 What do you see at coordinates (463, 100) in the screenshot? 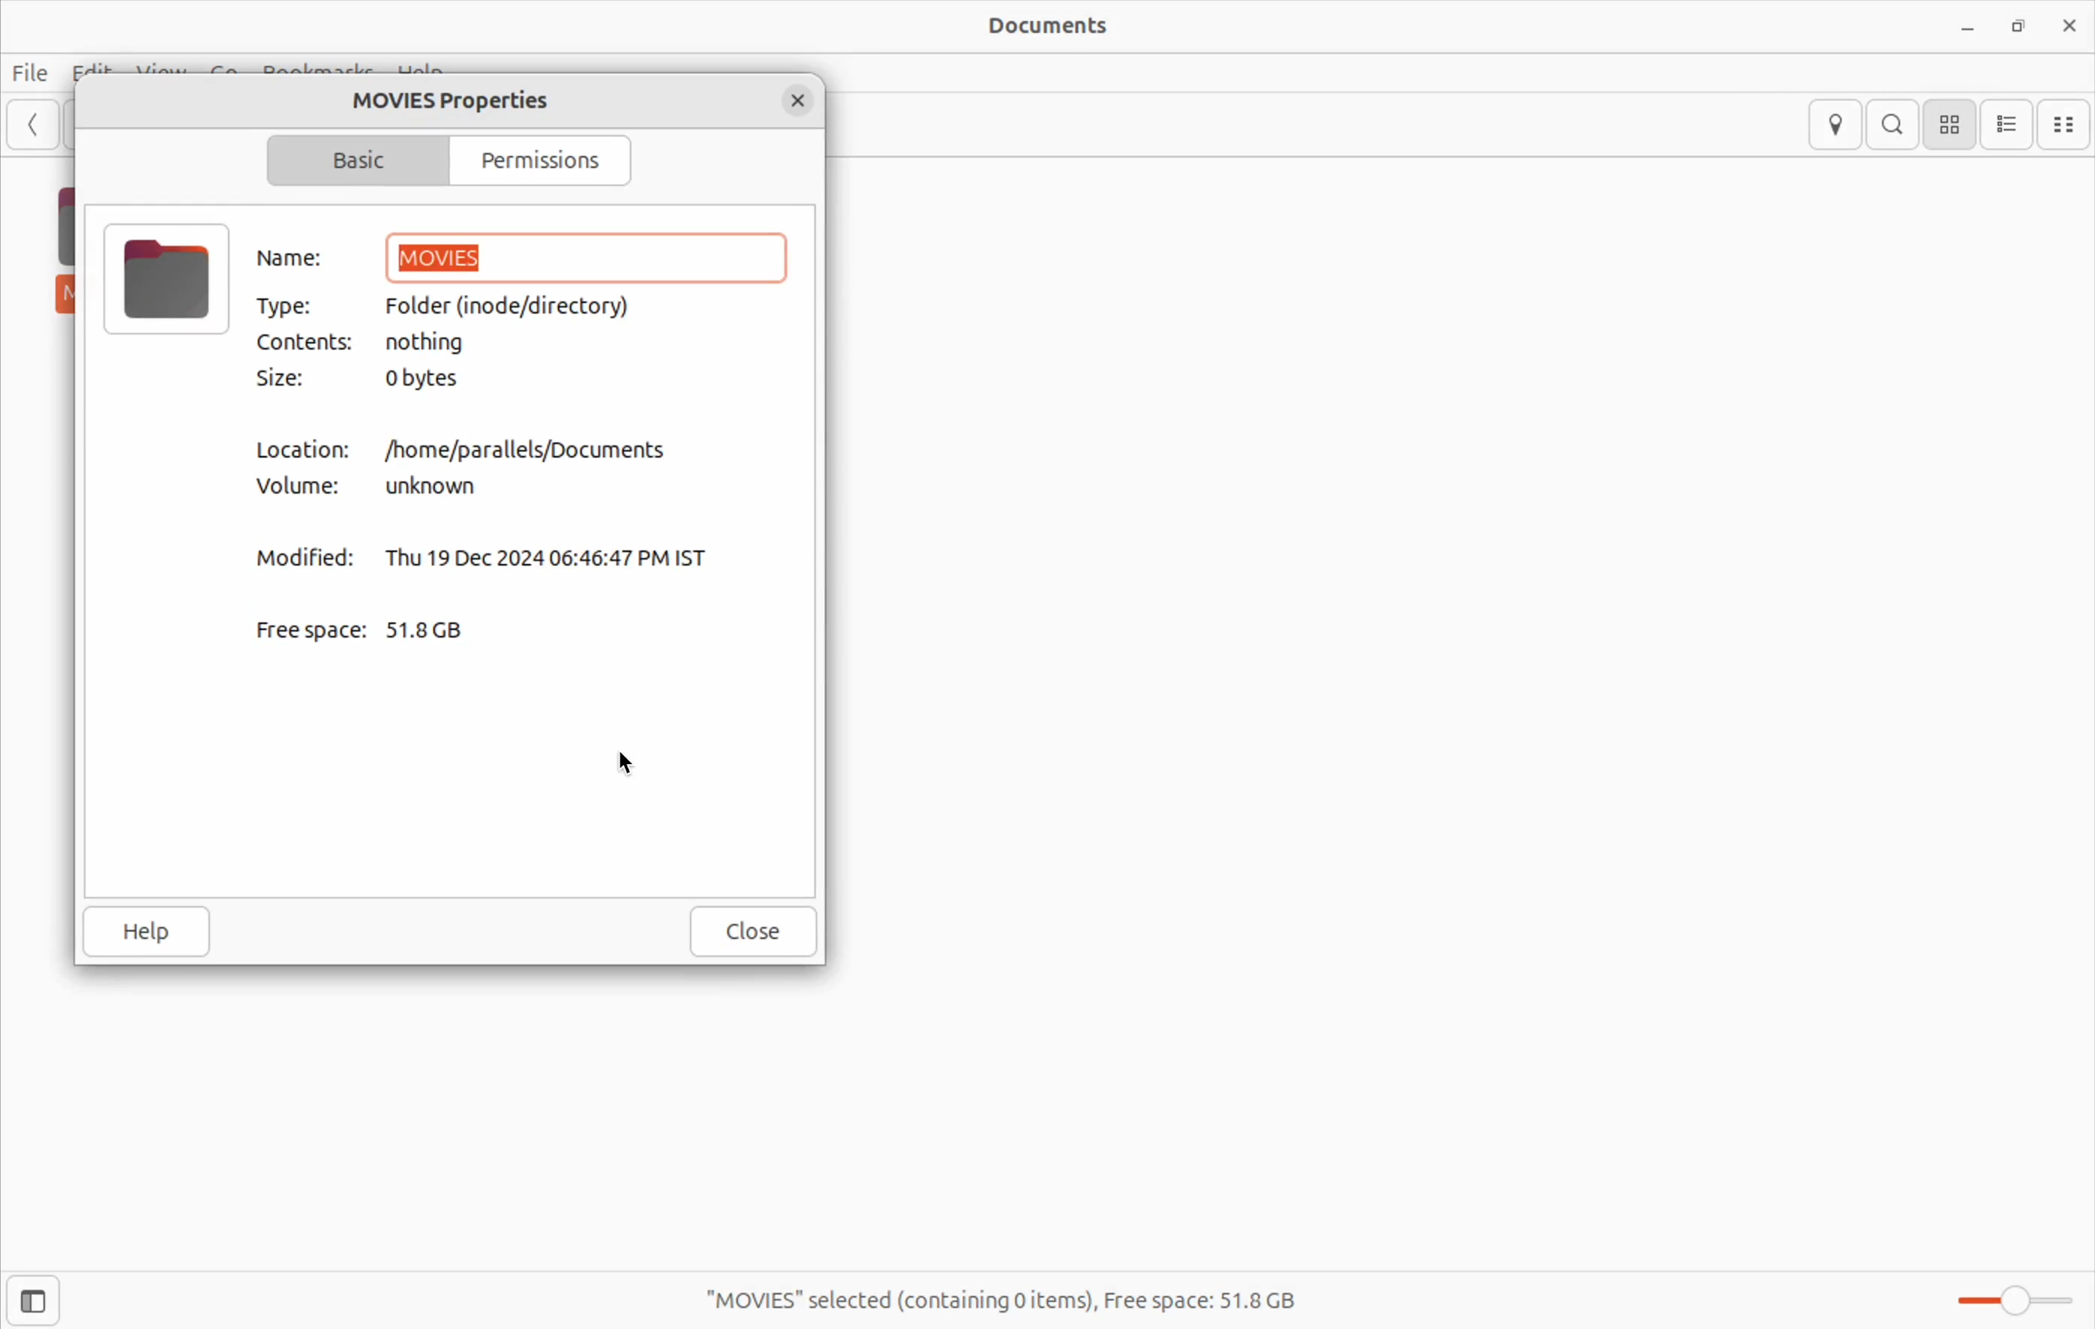
I see `MOVIES Properties` at bounding box center [463, 100].